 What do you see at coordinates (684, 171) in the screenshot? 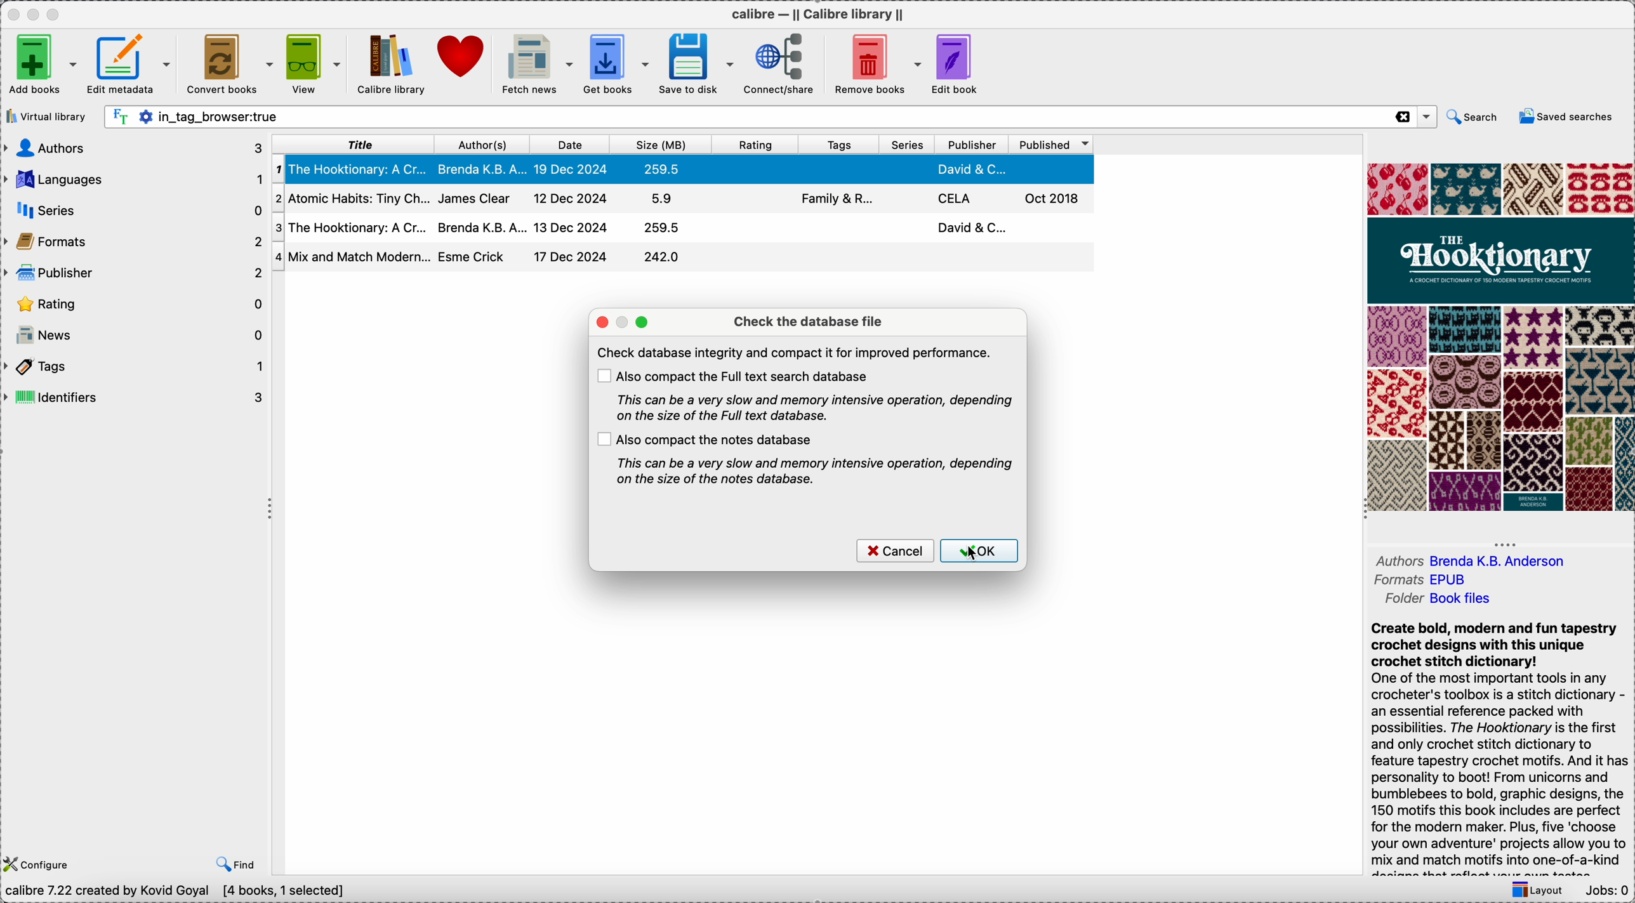
I see `first book` at bounding box center [684, 171].